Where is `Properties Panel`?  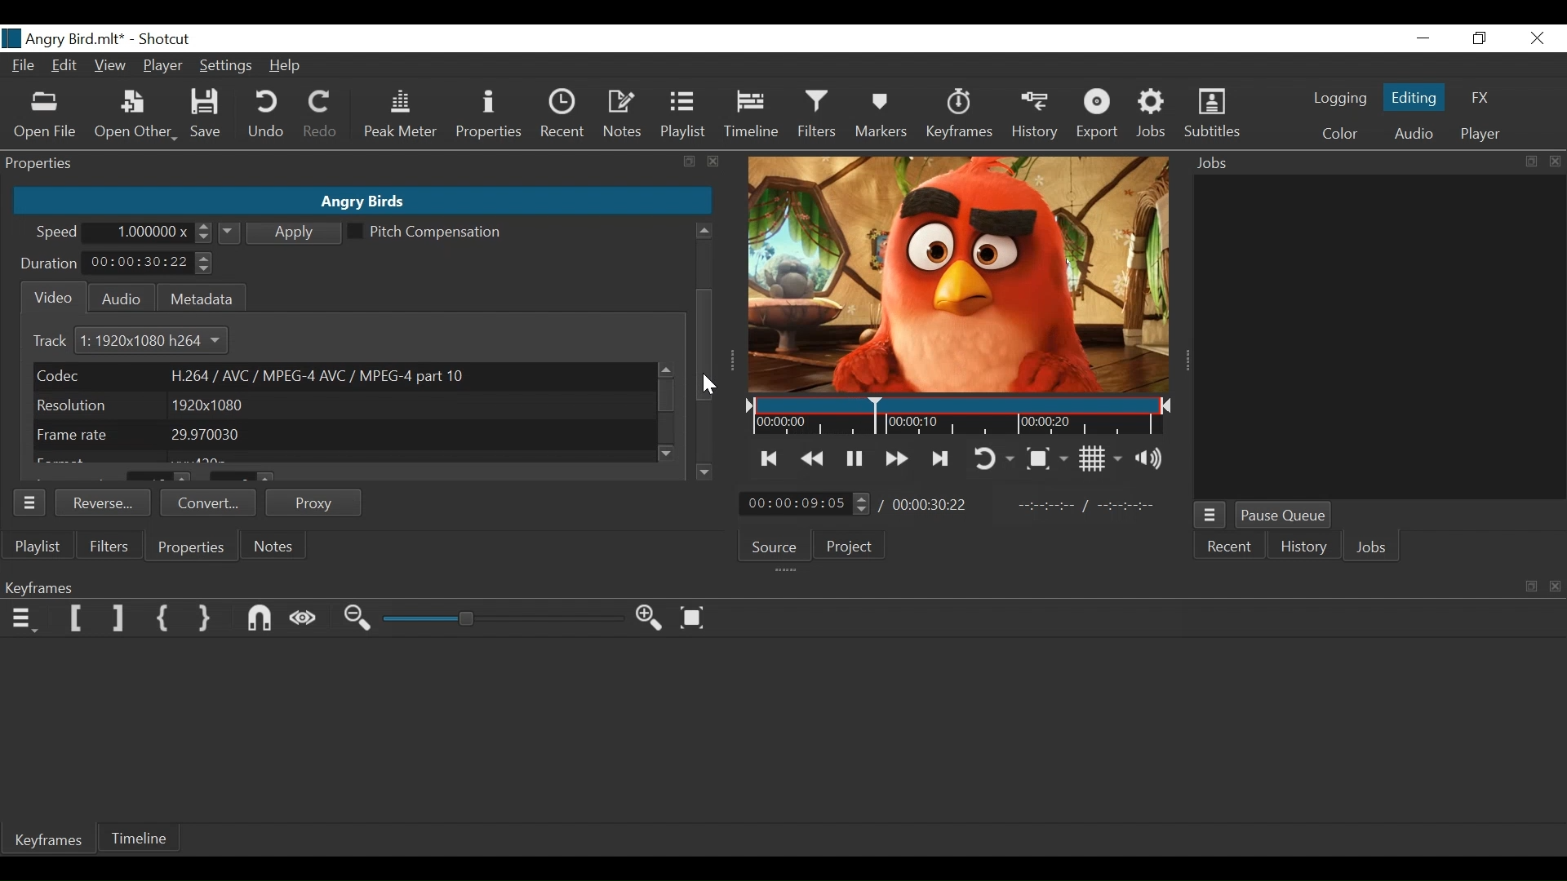
Properties Panel is located at coordinates (362, 164).